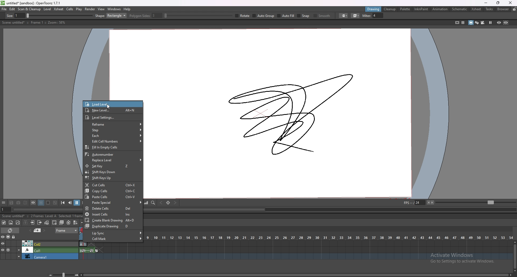  Describe the element at coordinates (463, 23) in the screenshot. I see `field guide` at that location.